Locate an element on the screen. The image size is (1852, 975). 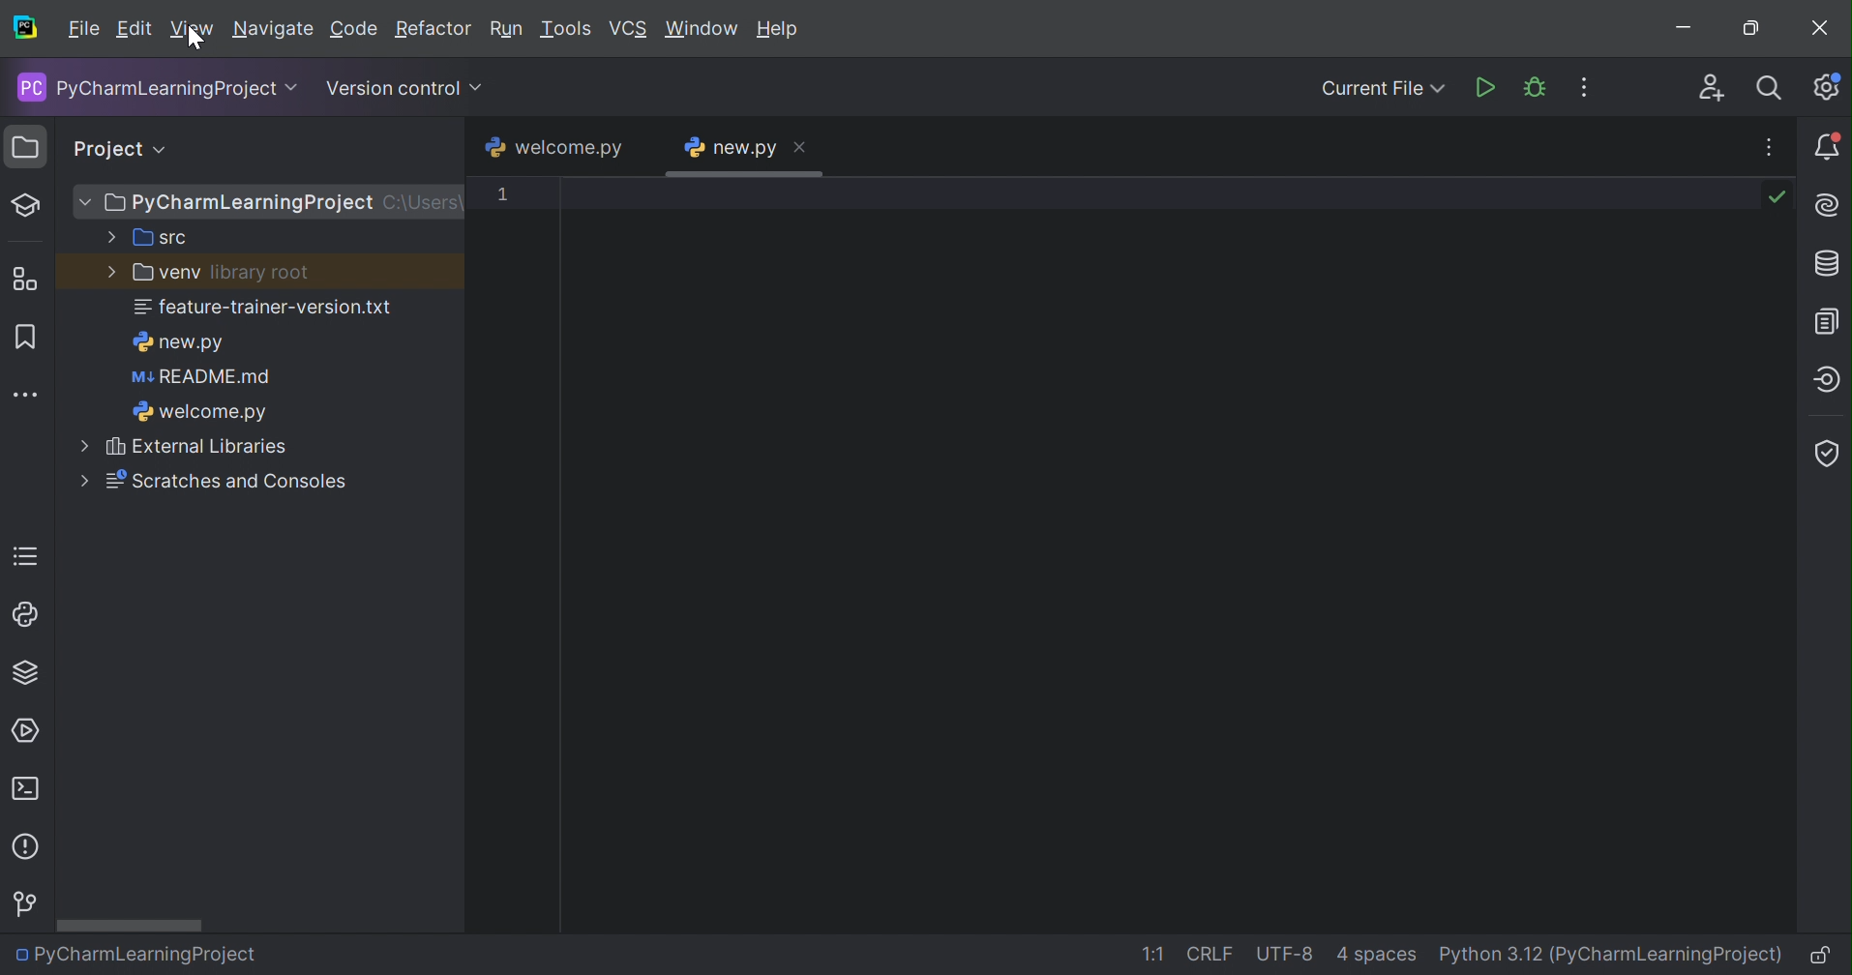
new.py is located at coordinates (178, 342).